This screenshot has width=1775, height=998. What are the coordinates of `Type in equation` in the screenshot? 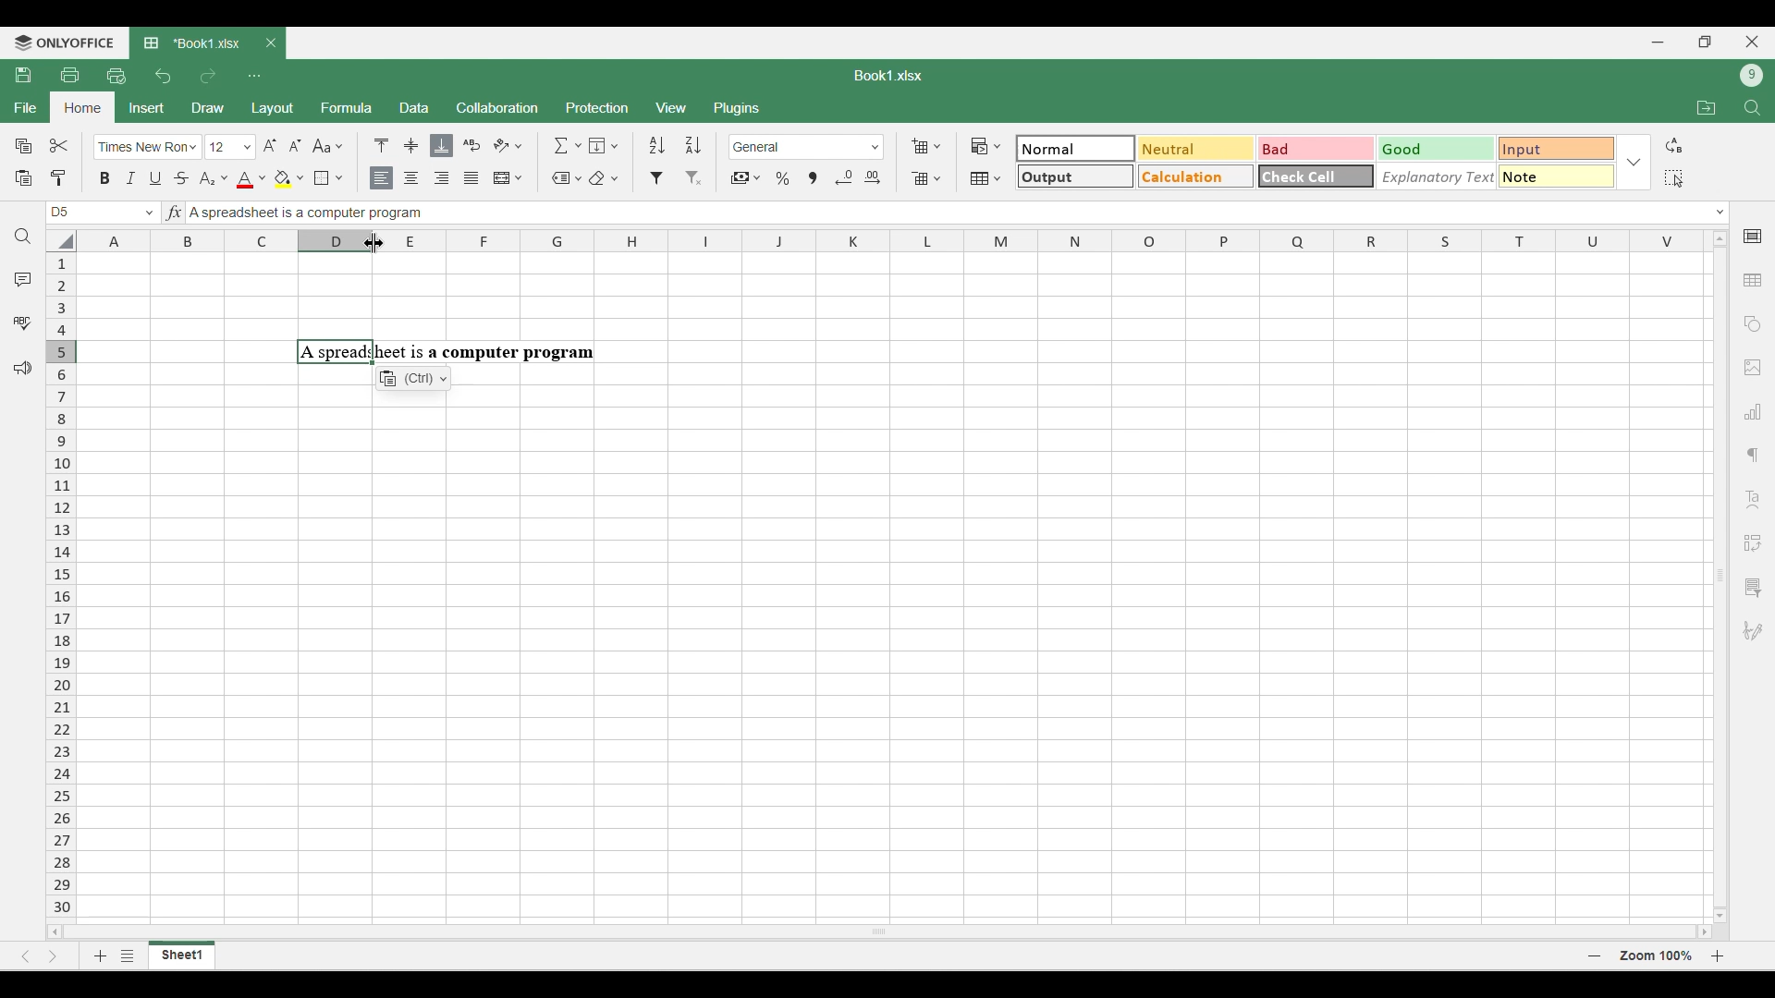 It's located at (173, 212).